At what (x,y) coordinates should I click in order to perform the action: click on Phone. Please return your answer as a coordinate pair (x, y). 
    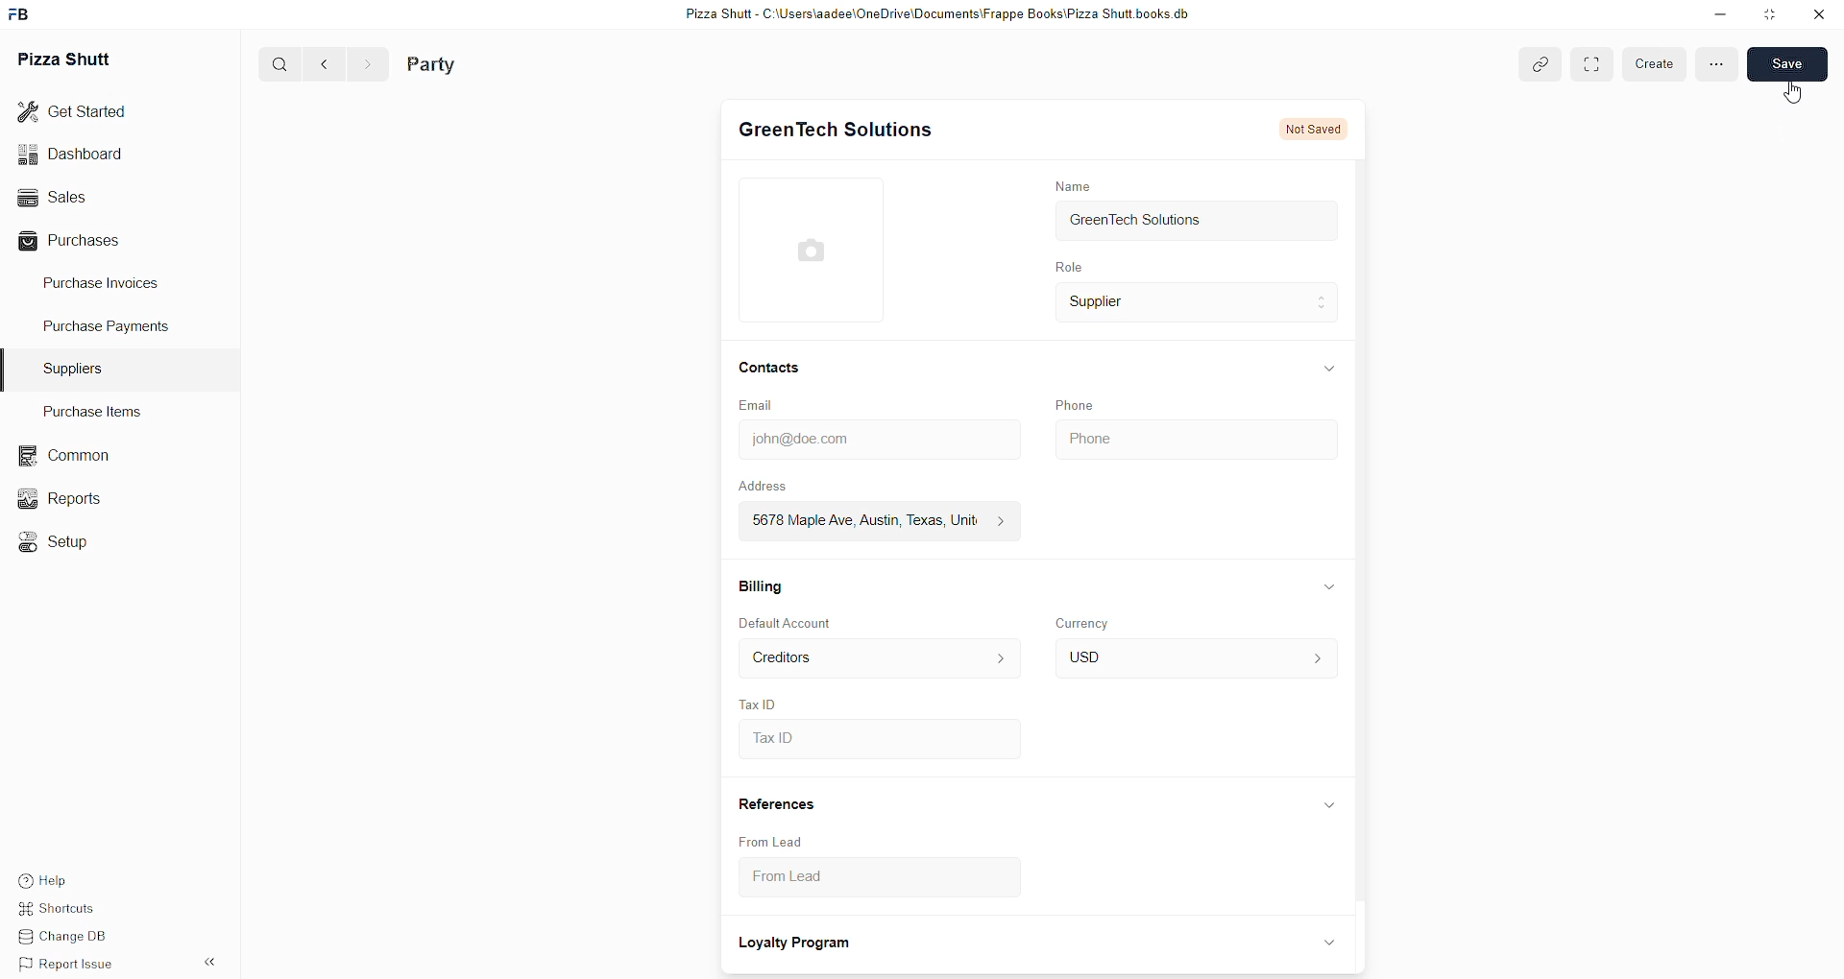
    Looking at the image, I should click on (1193, 436).